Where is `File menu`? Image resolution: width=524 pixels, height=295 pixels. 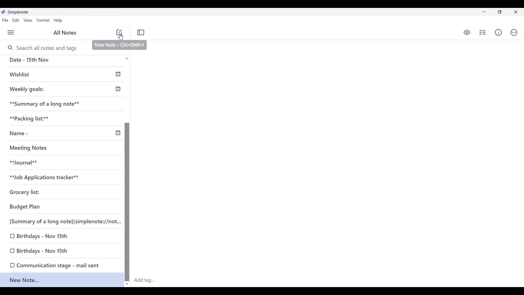 File menu is located at coordinates (5, 20).